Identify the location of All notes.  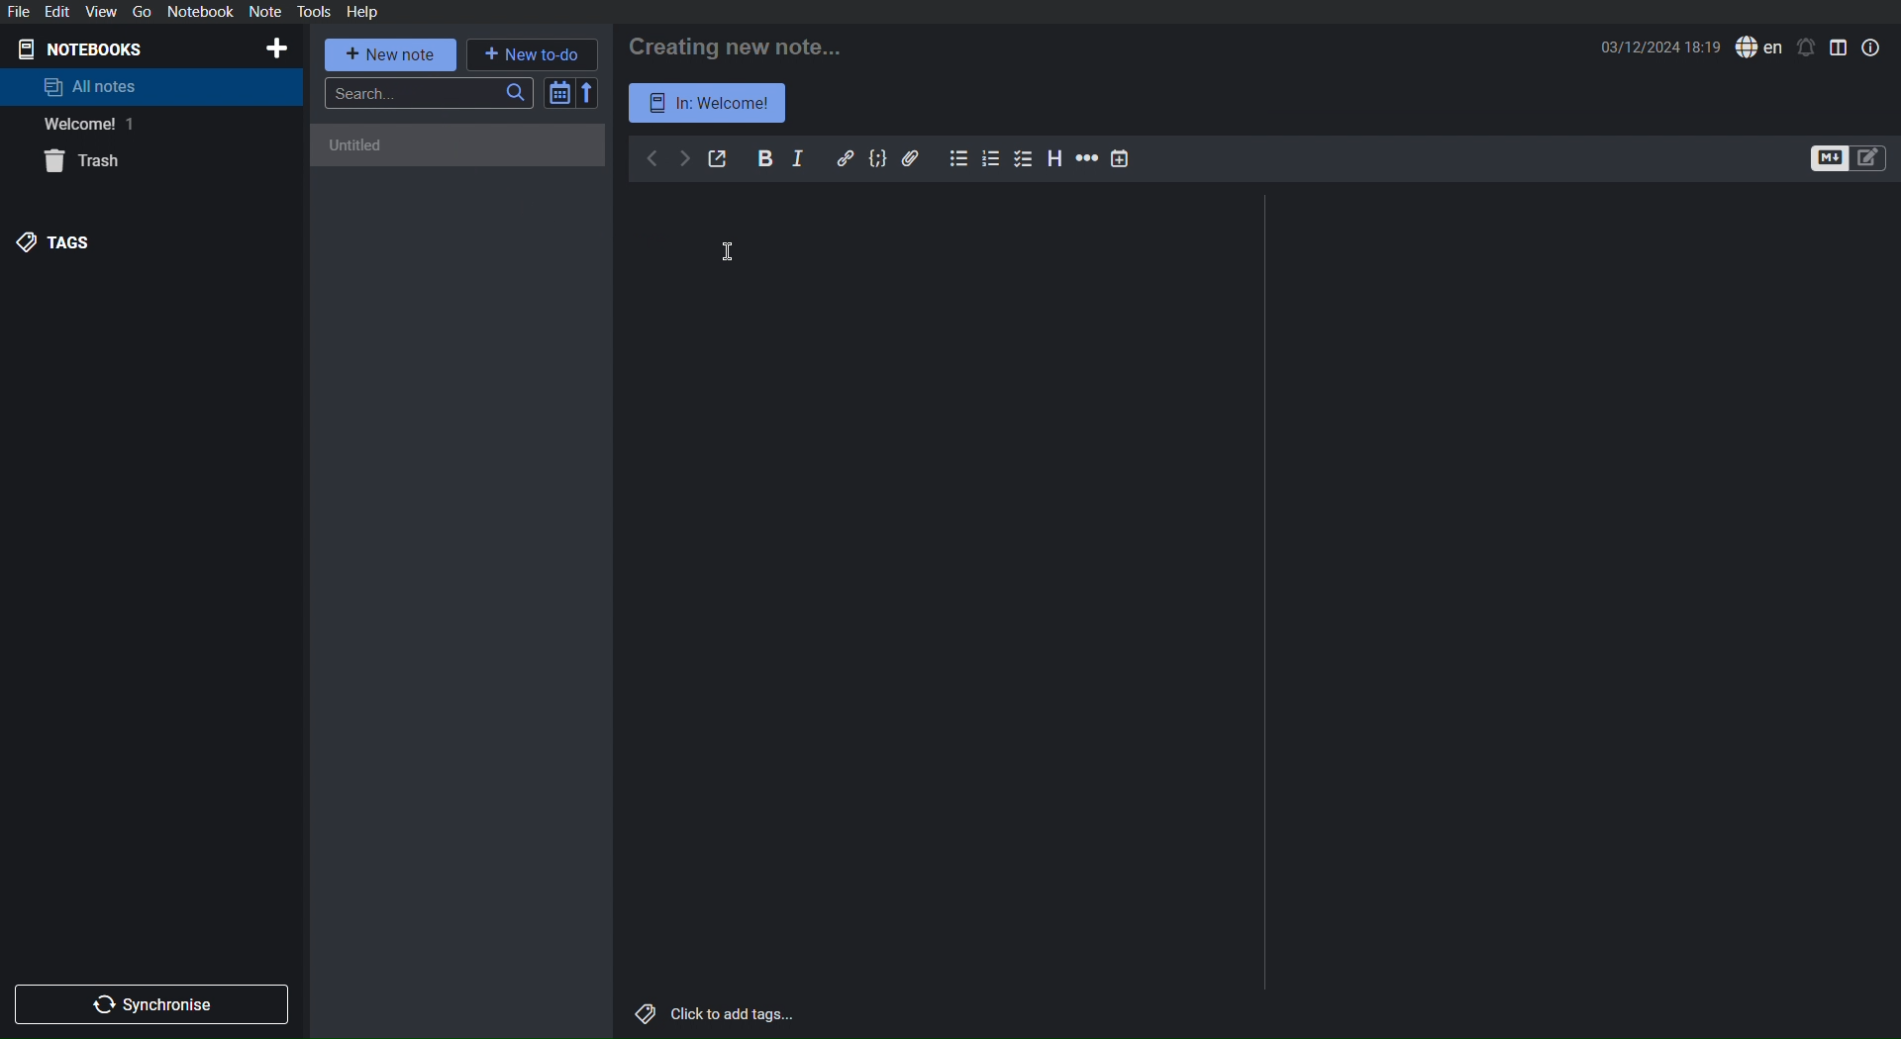
(91, 86).